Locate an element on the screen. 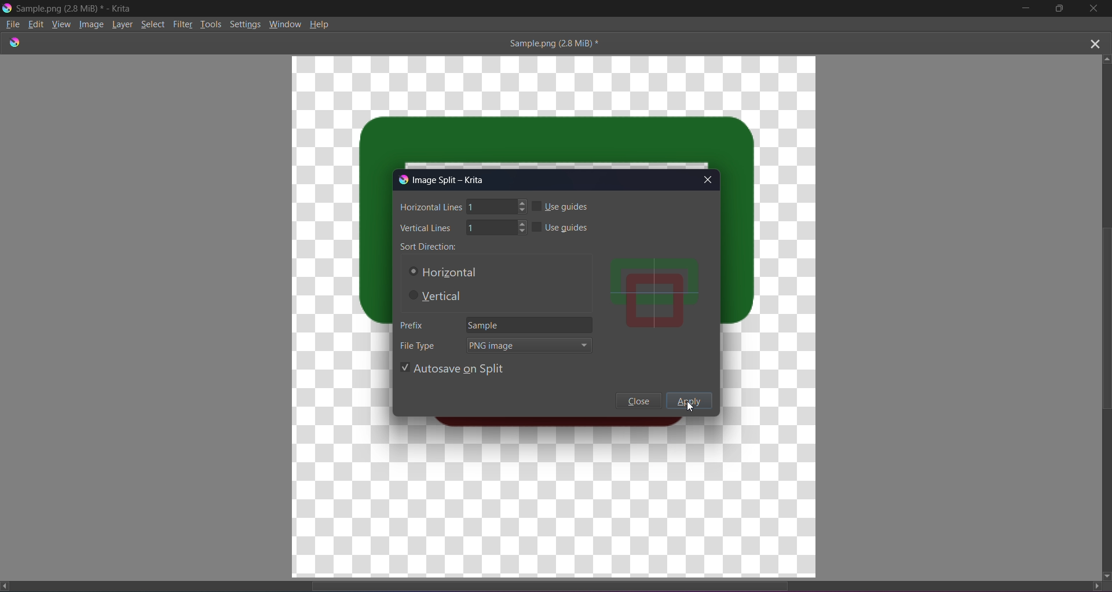 The height and width of the screenshot is (592, 1112). Select is located at coordinates (155, 24).